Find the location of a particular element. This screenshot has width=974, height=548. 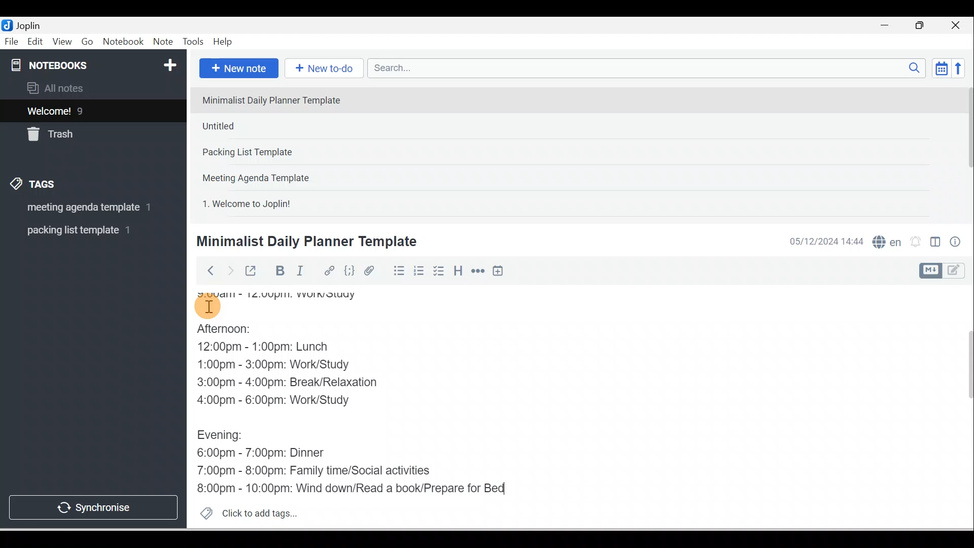

Horizontal rule is located at coordinates (479, 271).